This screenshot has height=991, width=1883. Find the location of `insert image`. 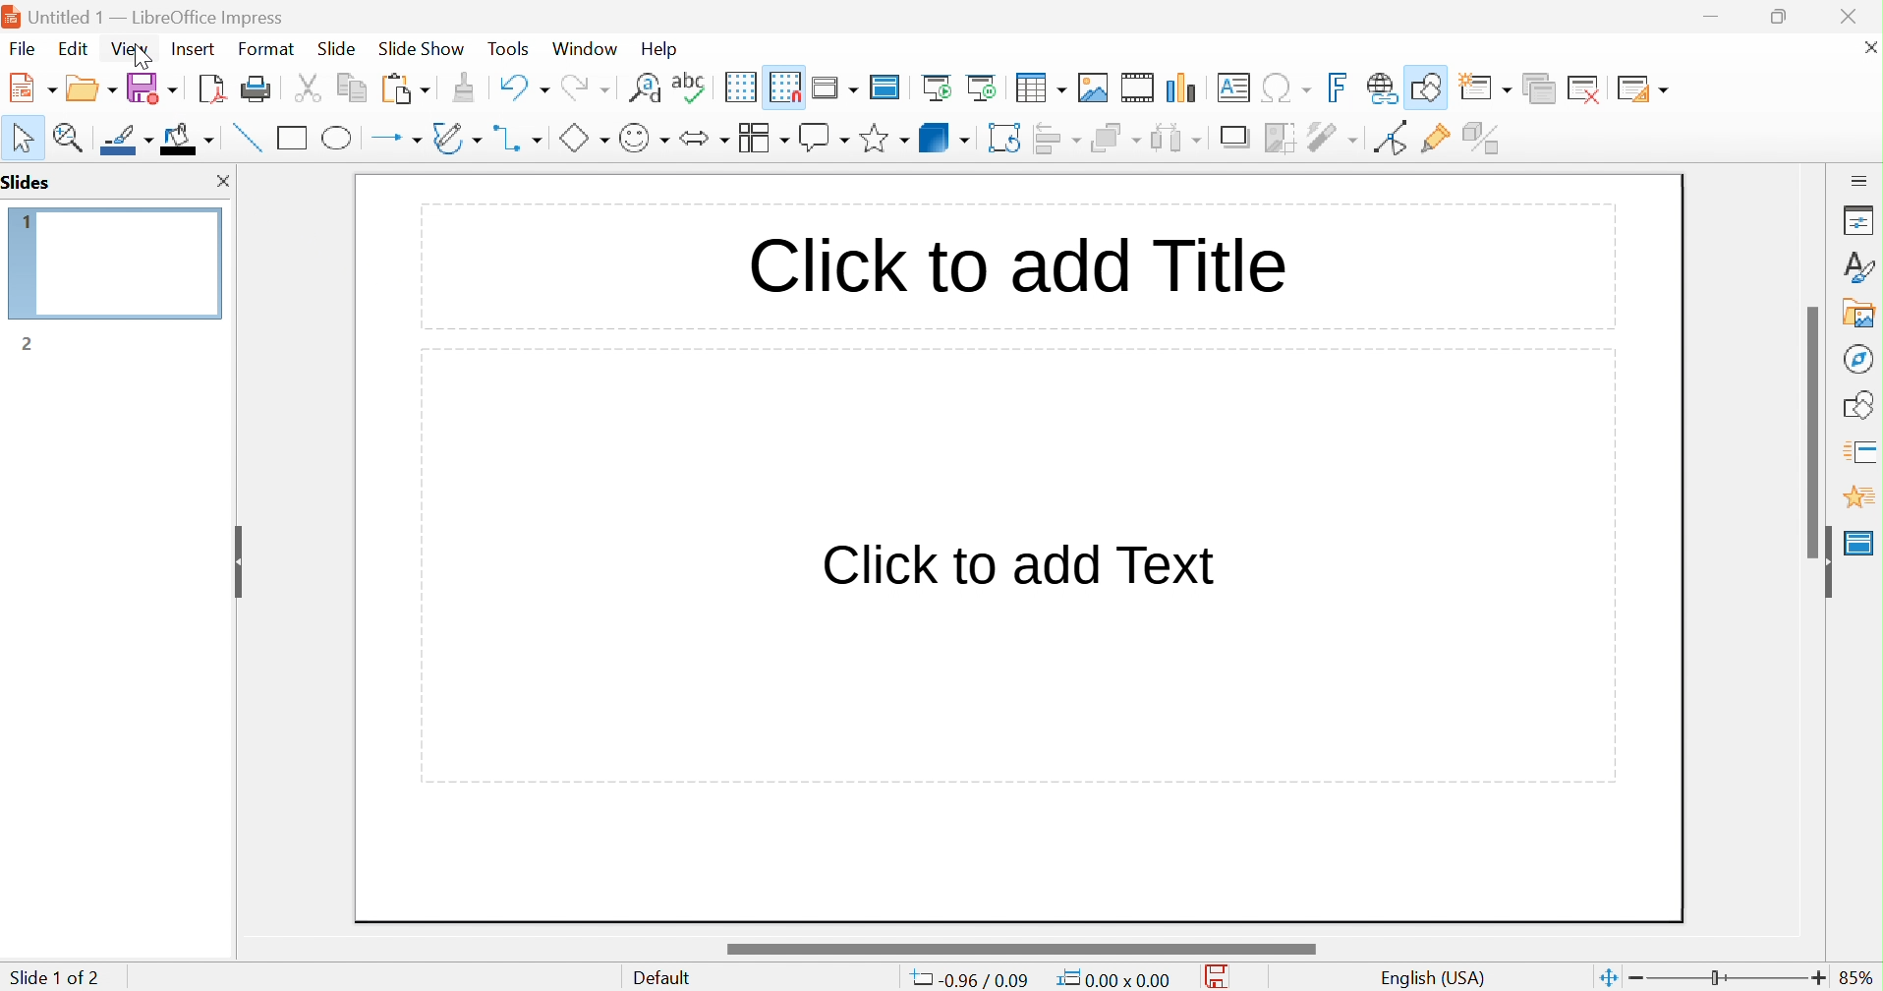

insert image is located at coordinates (1094, 87).